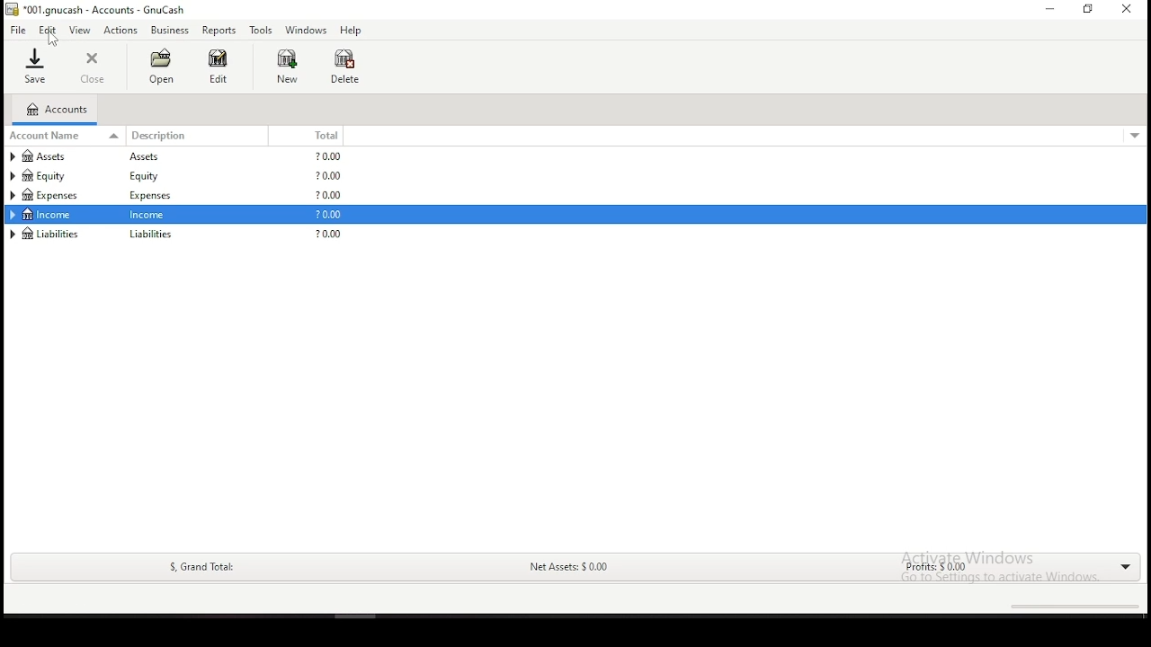 This screenshot has width=1151, height=647. What do you see at coordinates (94, 67) in the screenshot?
I see `close` at bounding box center [94, 67].